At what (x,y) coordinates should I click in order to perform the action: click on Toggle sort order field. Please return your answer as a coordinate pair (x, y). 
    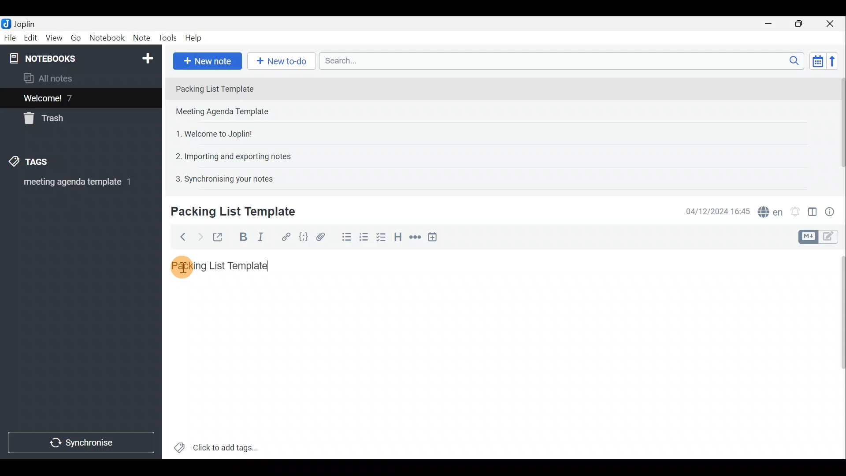
    Looking at the image, I should click on (815, 61).